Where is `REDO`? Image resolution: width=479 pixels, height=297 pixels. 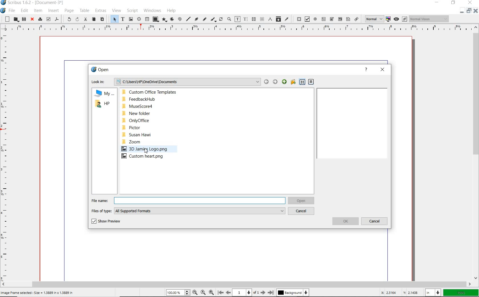 REDO is located at coordinates (77, 20).